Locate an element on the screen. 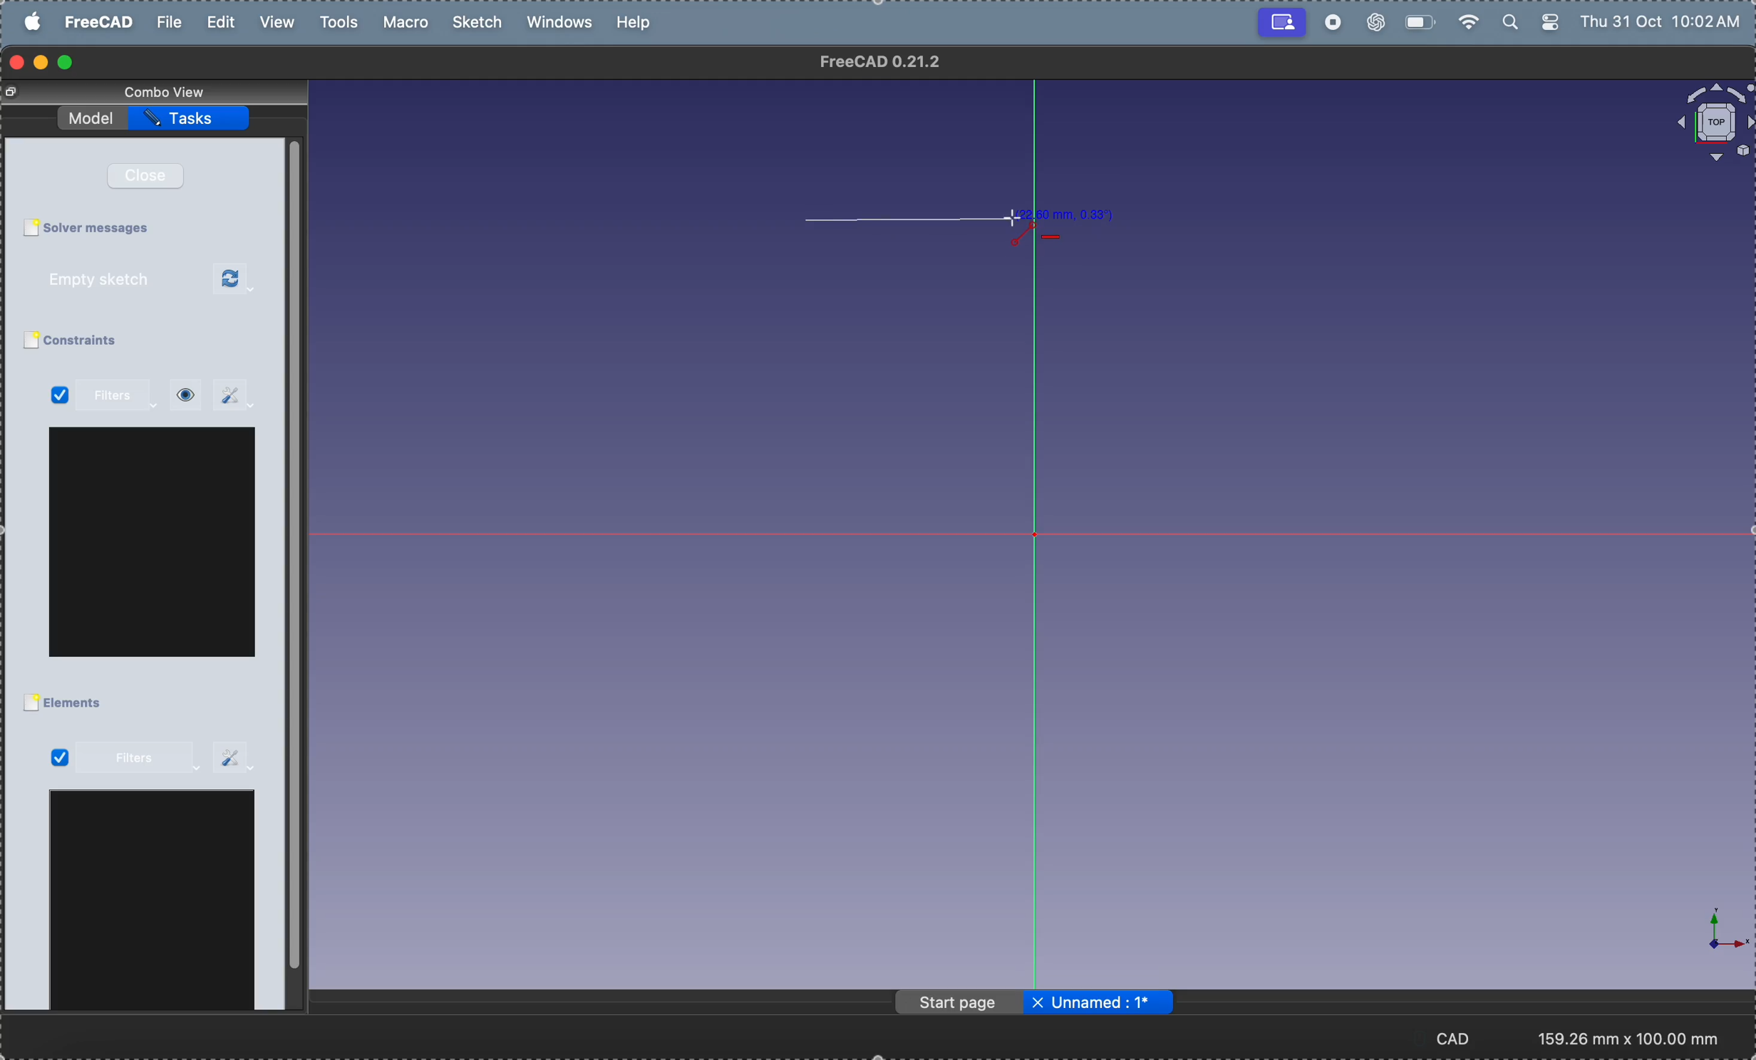  Checked Checkbox is located at coordinates (58, 757).